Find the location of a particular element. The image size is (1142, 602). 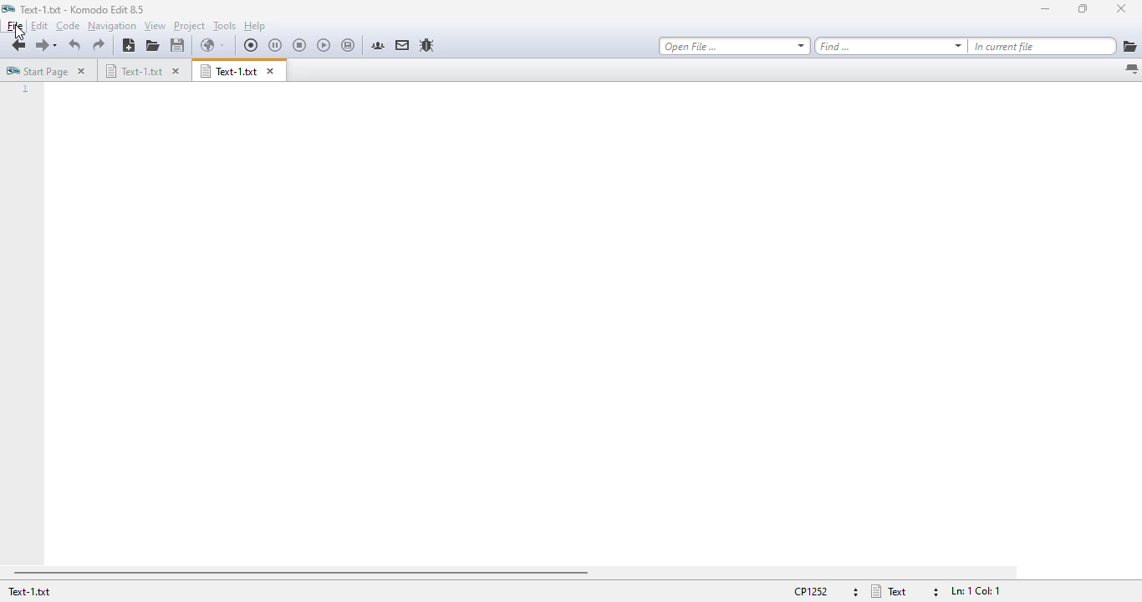

edit is located at coordinates (38, 25).